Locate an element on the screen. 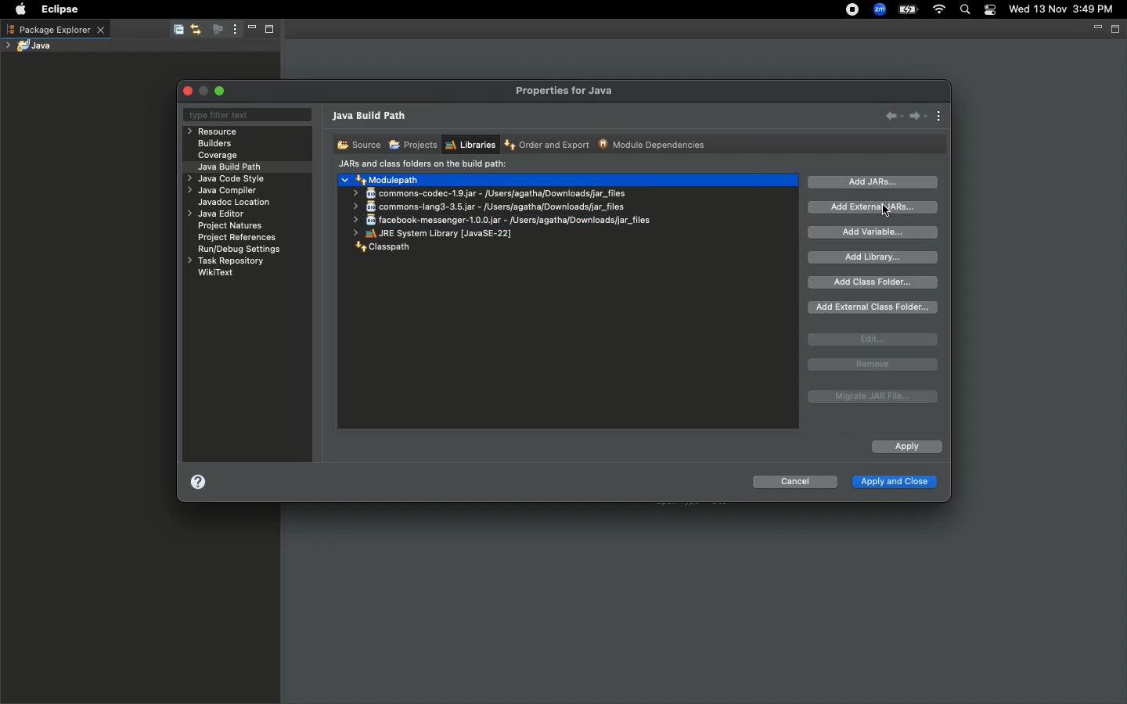  Forward is located at coordinates (918, 116).